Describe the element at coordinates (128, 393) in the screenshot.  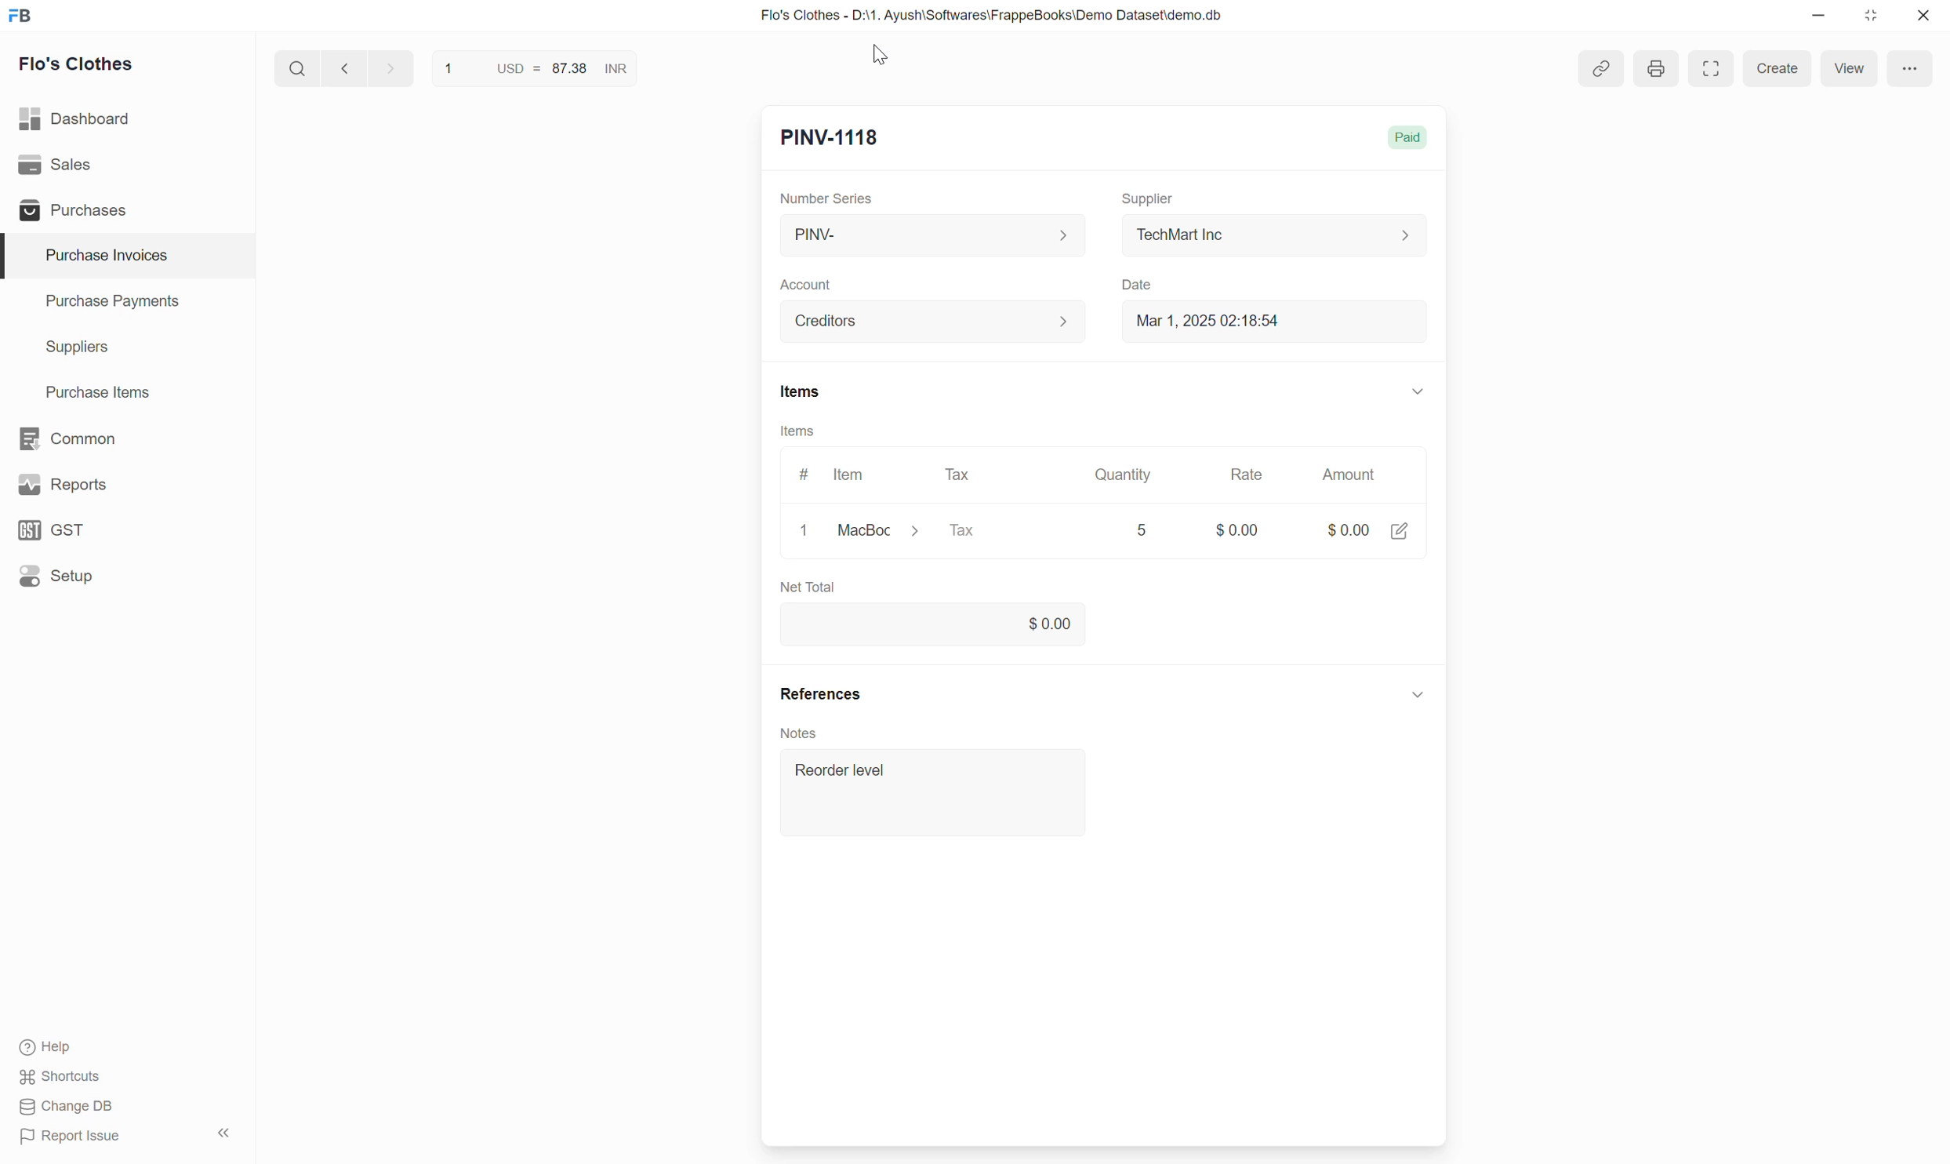
I see `Purchase Items` at that location.